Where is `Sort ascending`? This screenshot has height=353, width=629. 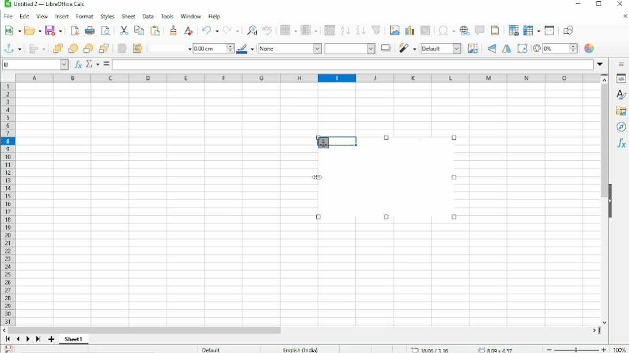
Sort ascending is located at coordinates (345, 30).